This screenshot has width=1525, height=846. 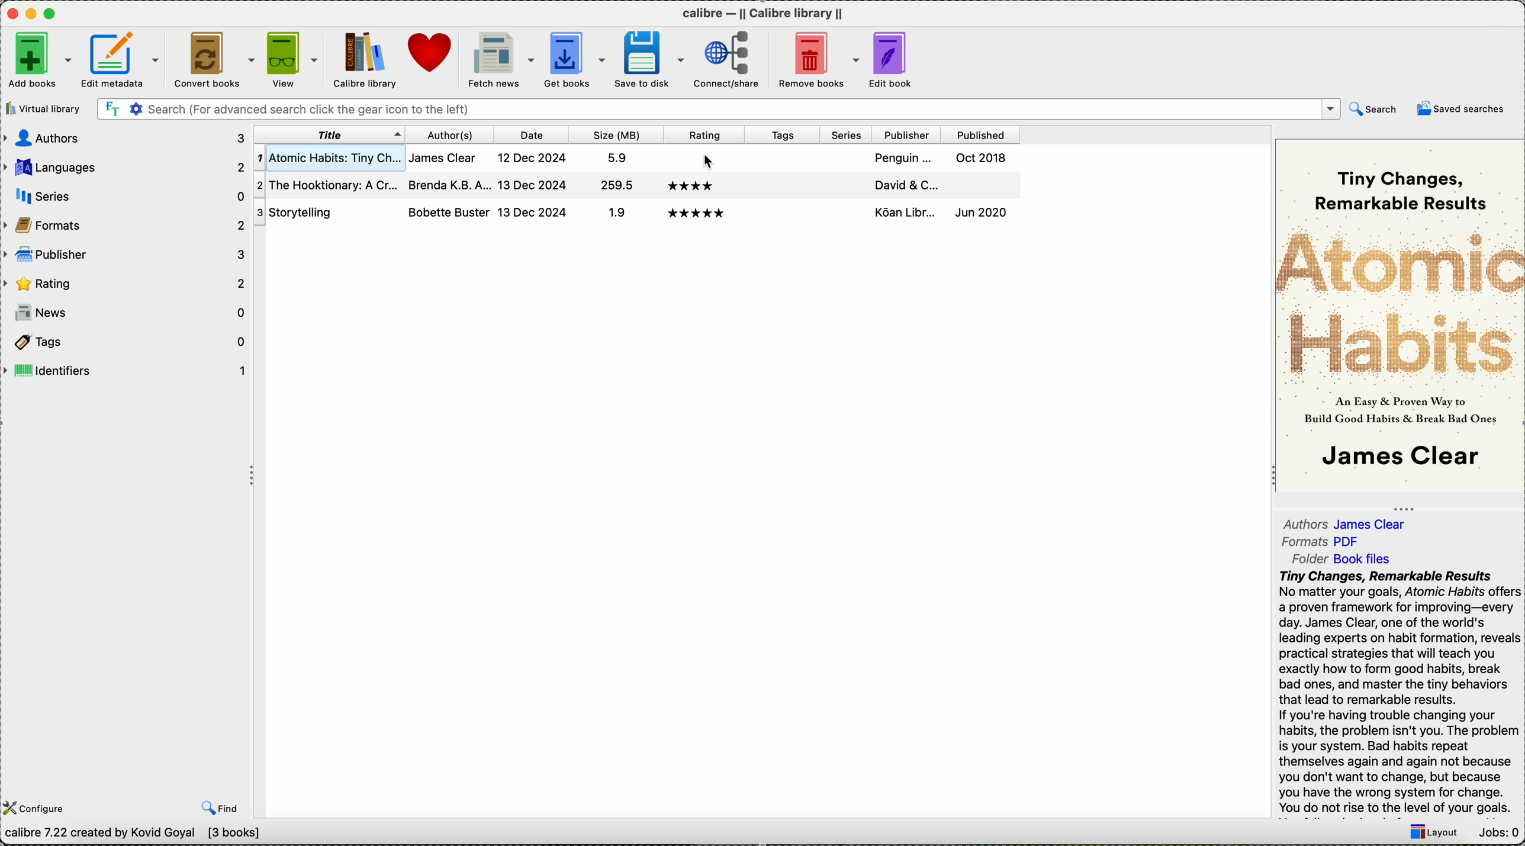 What do you see at coordinates (329, 134) in the screenshot?
I see `title` at bounding box center [329, 134].